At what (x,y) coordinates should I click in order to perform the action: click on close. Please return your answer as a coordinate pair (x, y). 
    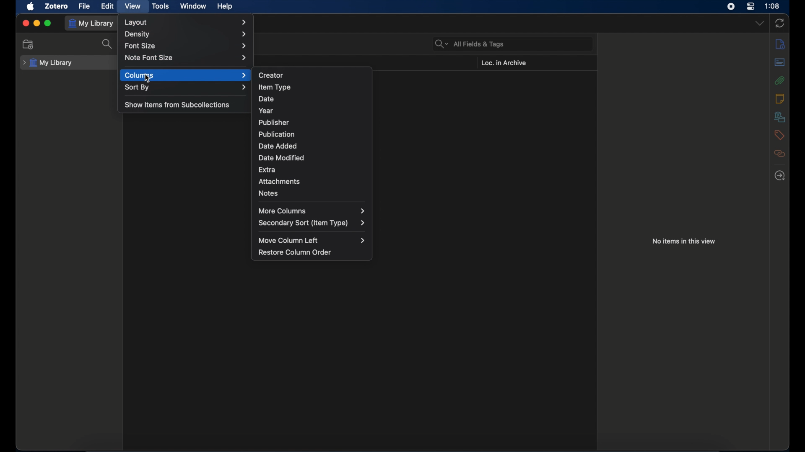
    Looking at the image, I should click on (25, 23).